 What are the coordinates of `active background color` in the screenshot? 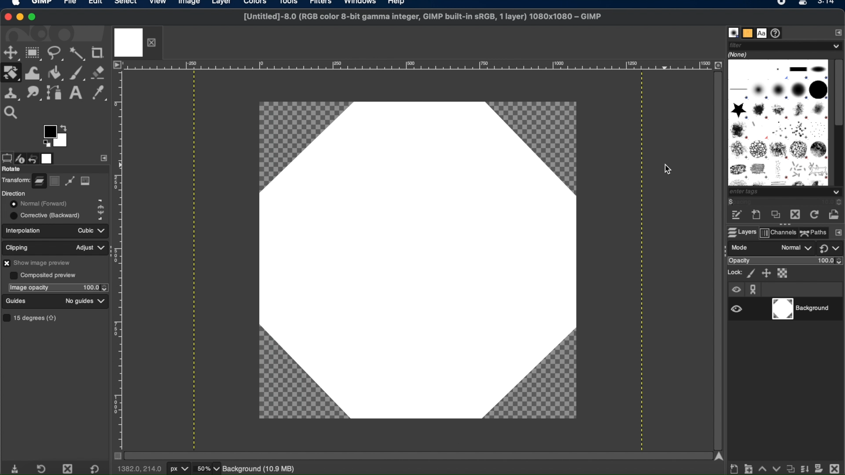 It's located at (62, 145).